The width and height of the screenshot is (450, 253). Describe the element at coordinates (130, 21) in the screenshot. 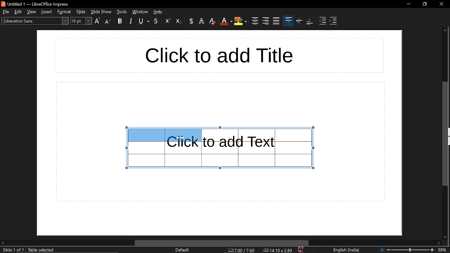

I see `italic` at that location.